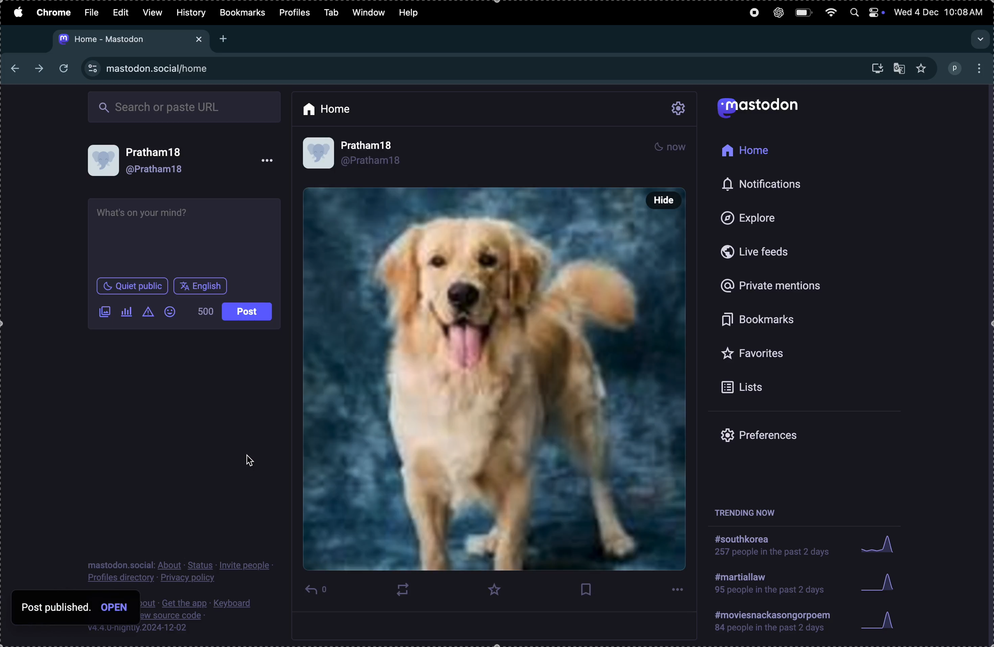  Describe the element at coordinates (190, 13) in the screenshot. I see `History` at that location.